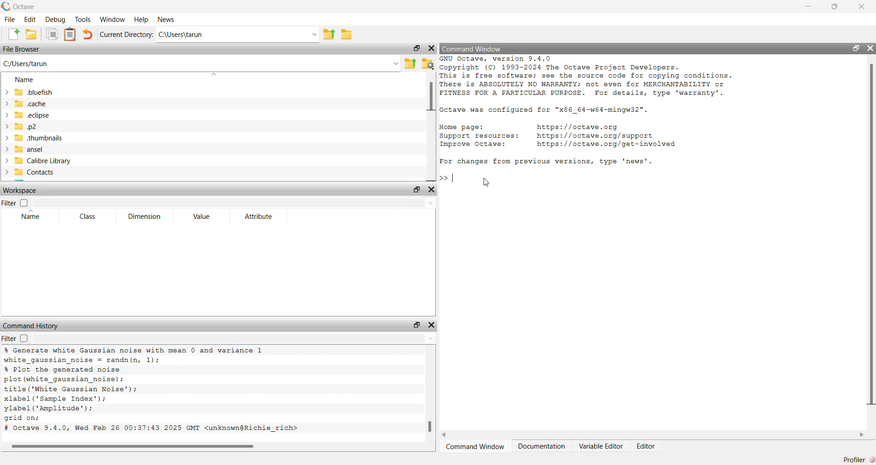  Describe the element at coordinates (807, 8) in the screenshot. I see `minimize` at that location.